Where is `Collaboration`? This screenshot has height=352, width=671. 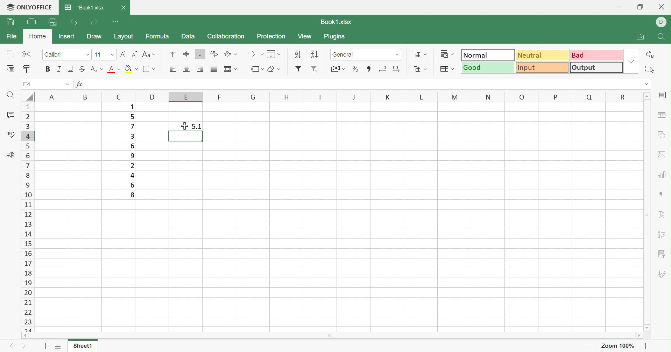 Collaboration is located at coordinates (228, 36).